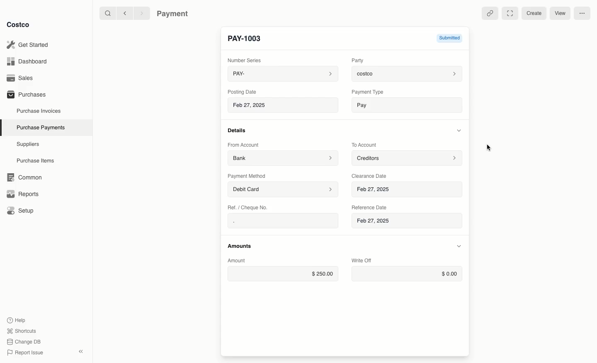 The image size is (597, 363). I want to click on Payment Method, so click(248, 176).